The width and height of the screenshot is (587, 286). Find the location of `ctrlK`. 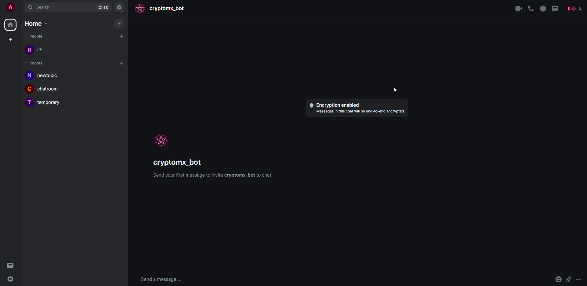

ctrlK is located at coordinates (103, 8).